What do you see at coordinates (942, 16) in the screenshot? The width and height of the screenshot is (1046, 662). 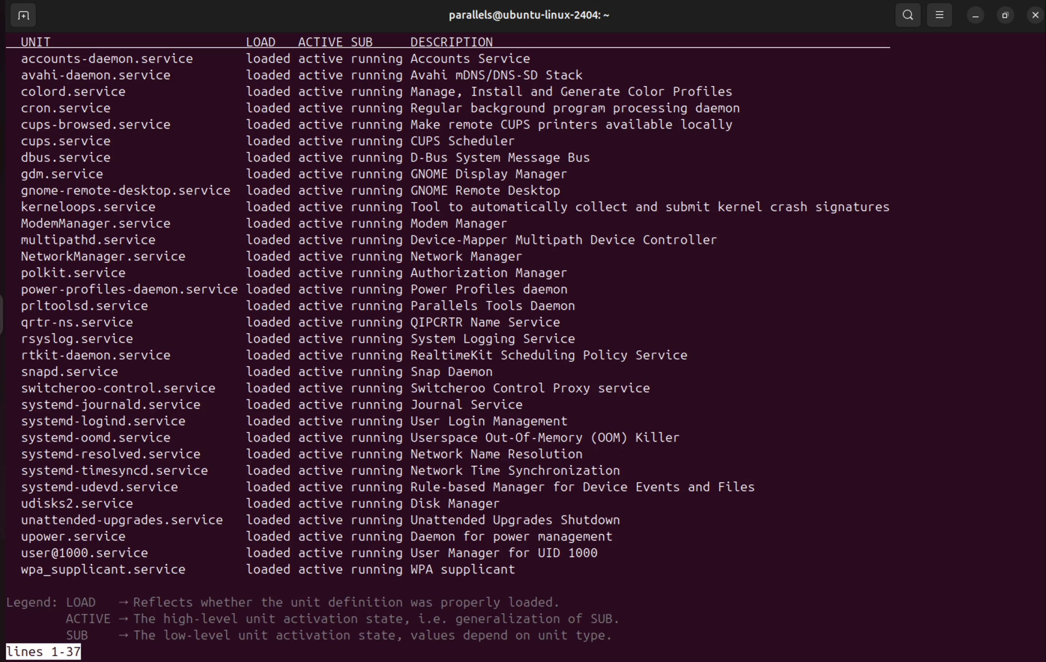 I see `view options` at bounding box center [942, 16].